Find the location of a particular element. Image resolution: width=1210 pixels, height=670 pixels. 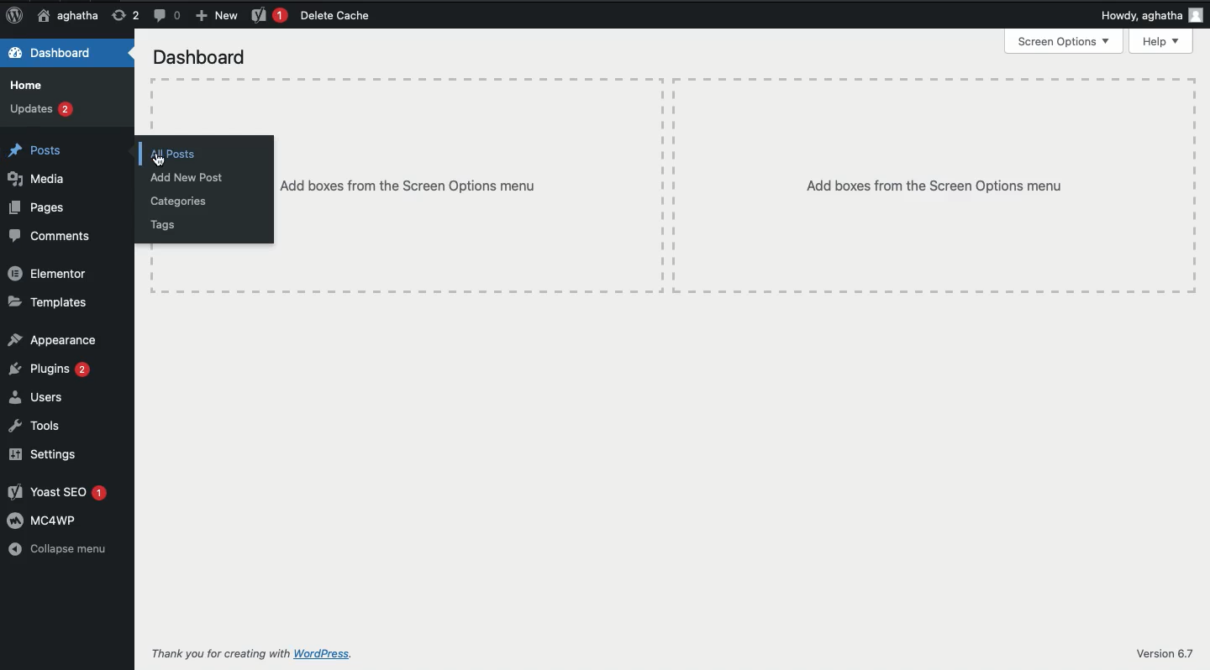

Elementor is located at coordinates (47, 271).